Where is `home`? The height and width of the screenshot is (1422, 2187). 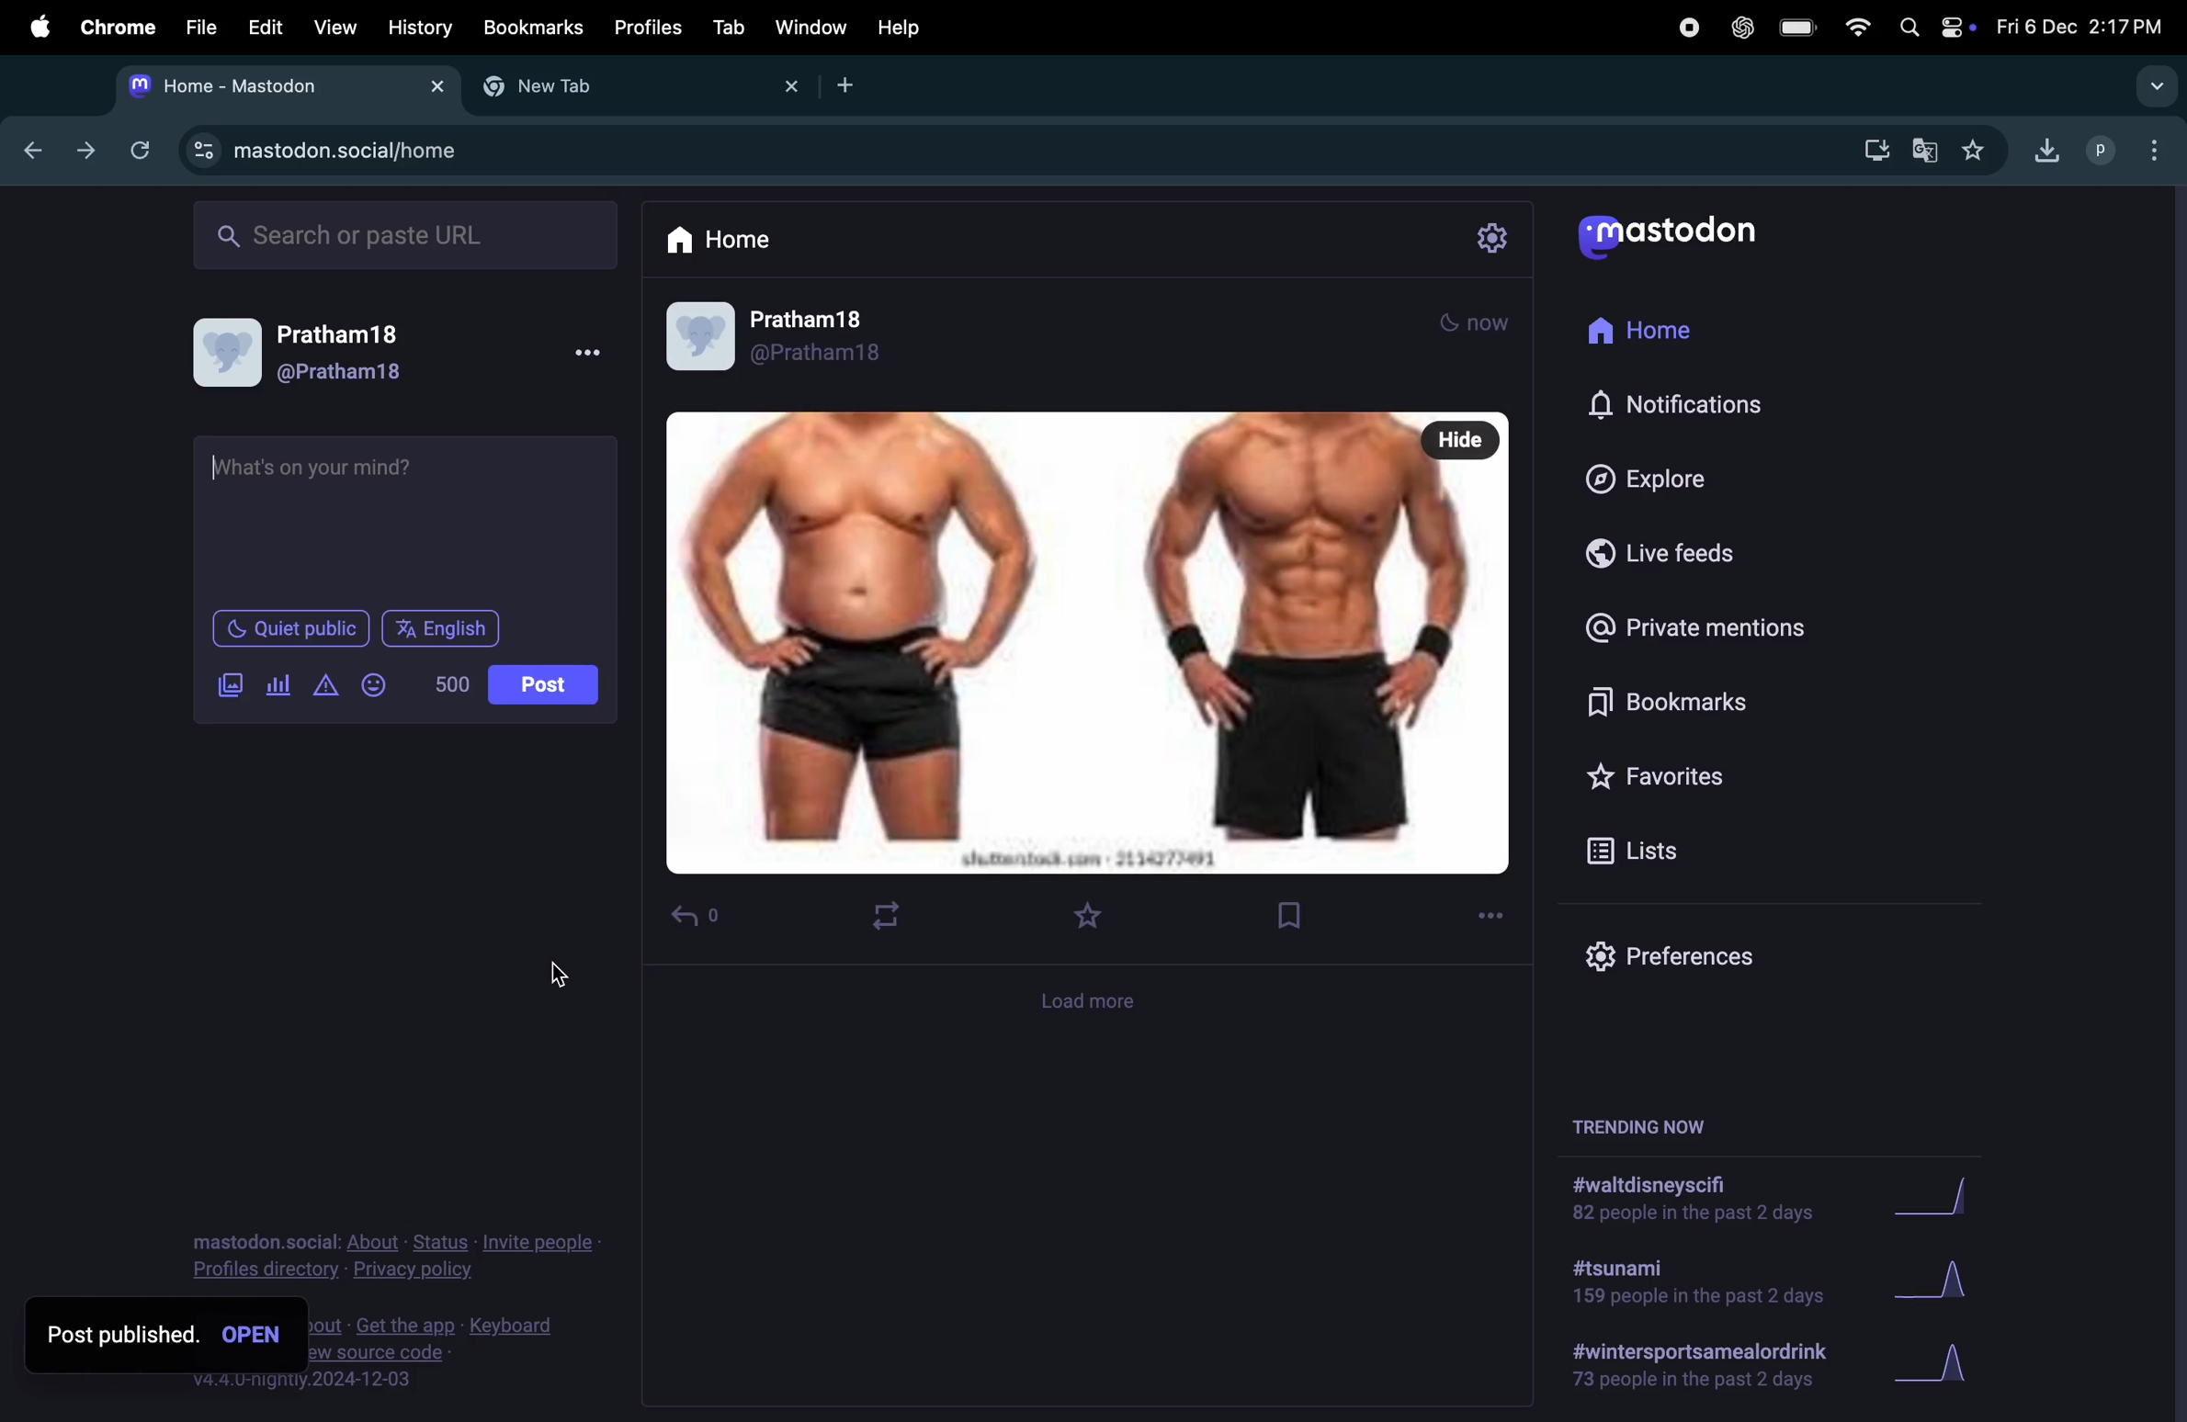
home is located at coordinates (1665, 338).